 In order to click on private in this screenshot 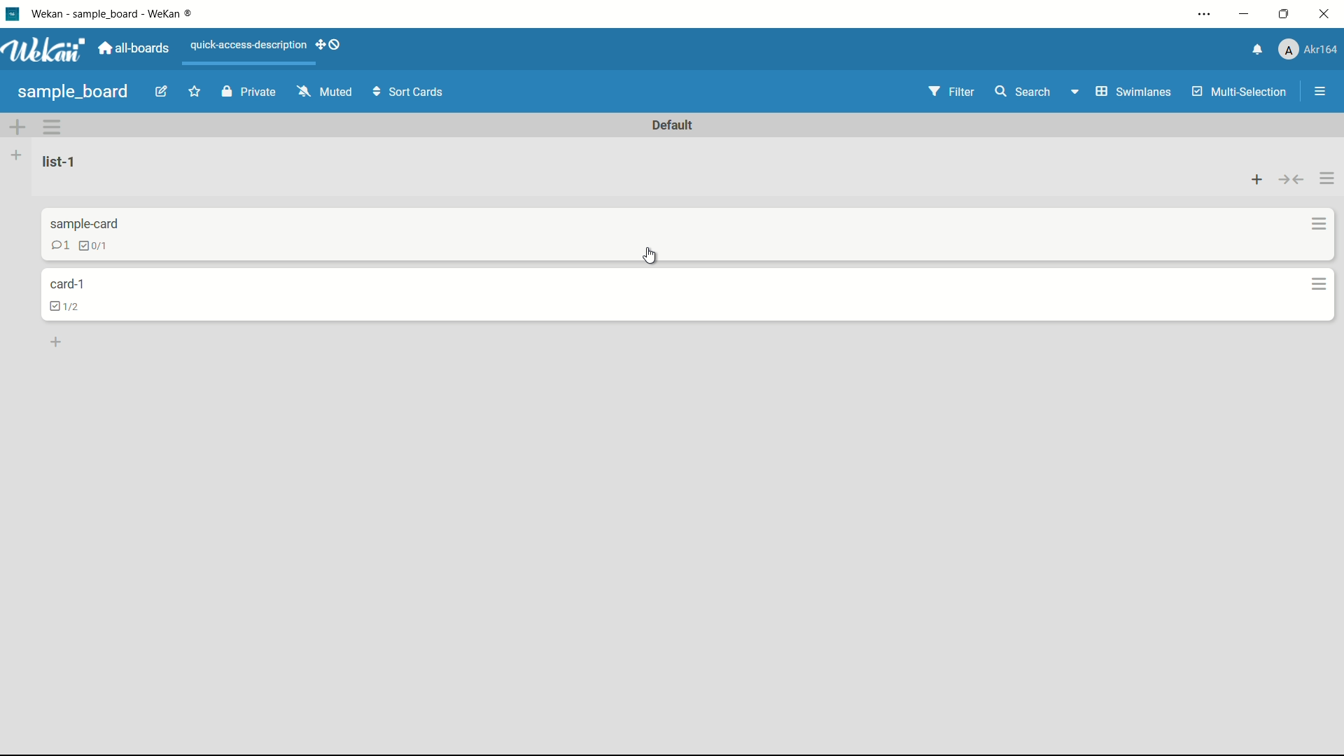, I will do `click(251, 91)`.